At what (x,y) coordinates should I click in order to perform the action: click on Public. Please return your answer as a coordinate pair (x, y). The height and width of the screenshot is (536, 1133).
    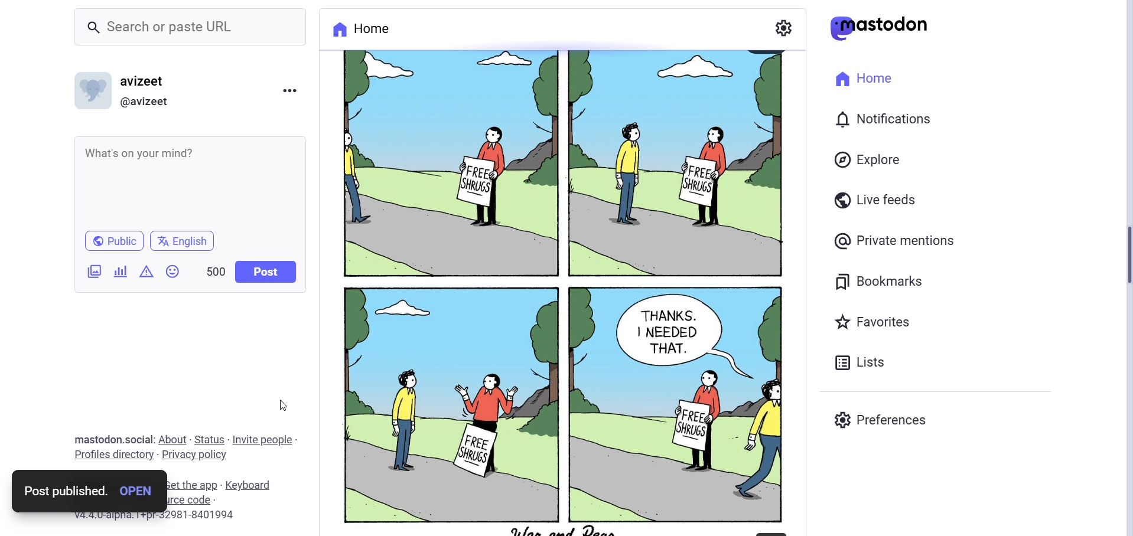
    Looking at the image, I should click on (115, 240).